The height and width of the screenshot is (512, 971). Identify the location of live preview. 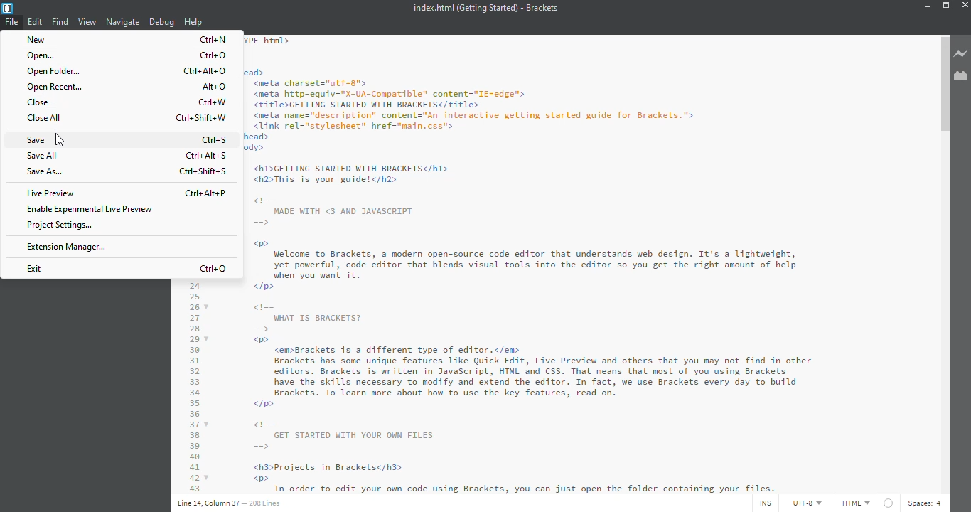
(961, 53).